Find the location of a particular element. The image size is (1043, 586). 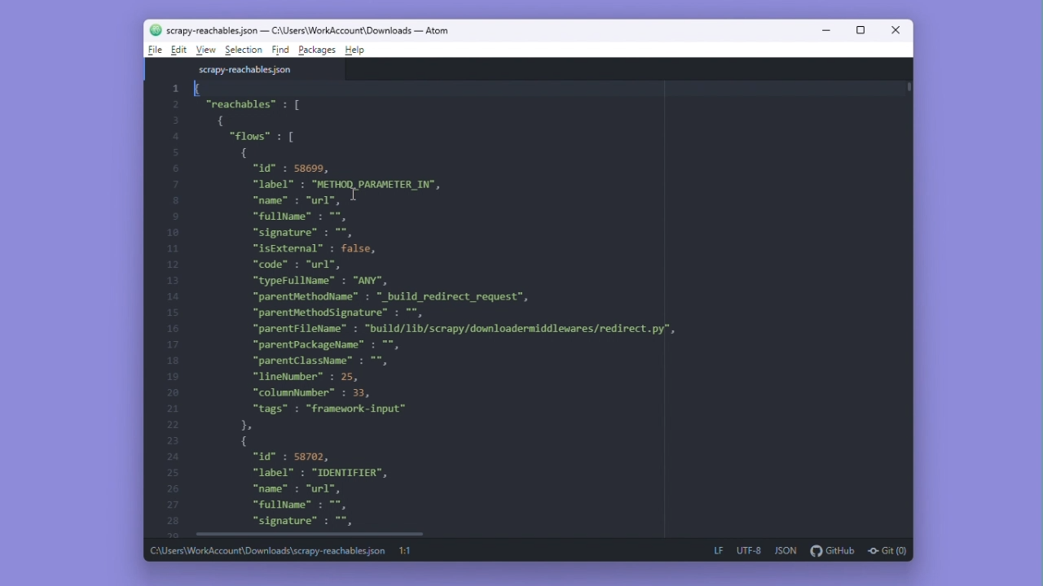

Close is located at coordinates (891, 31).